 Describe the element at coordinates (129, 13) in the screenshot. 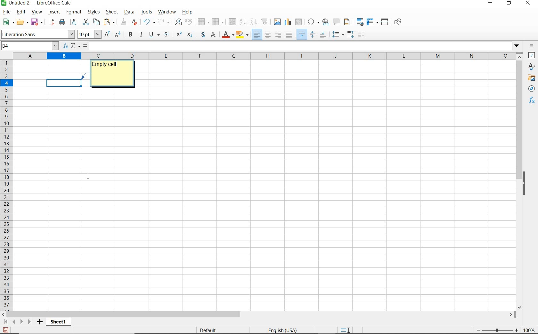

I see `data` at that location.